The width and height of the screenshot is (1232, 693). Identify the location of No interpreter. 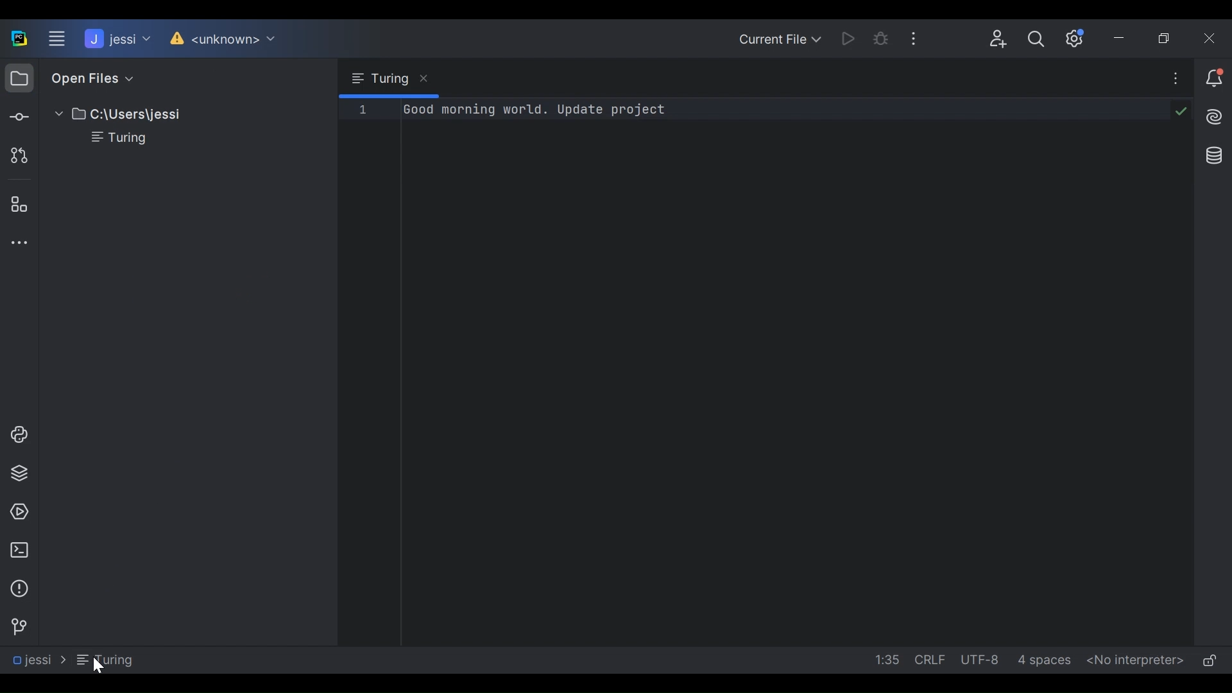
(1136, 660).